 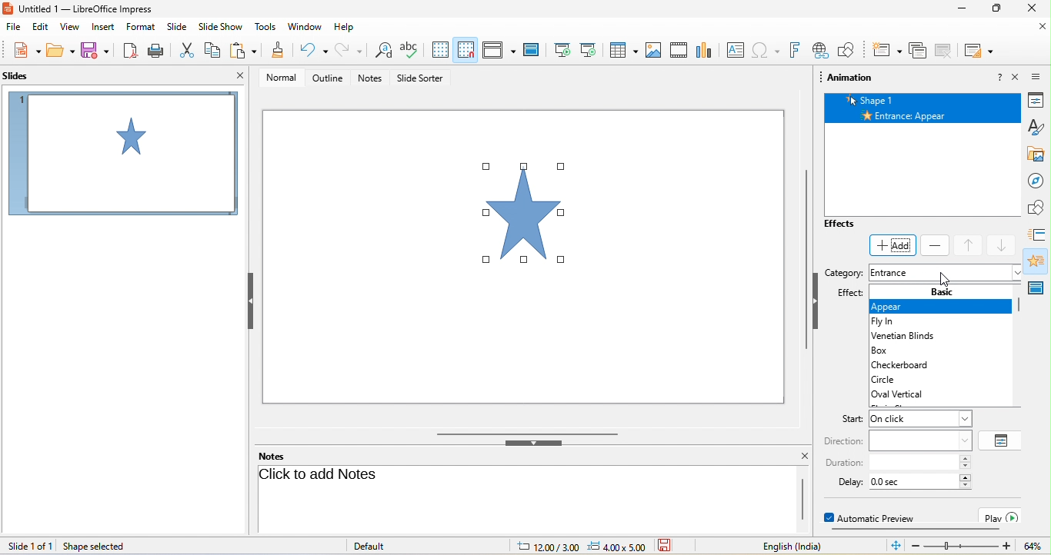 I want to click on paste, so click(x=244, y=50).